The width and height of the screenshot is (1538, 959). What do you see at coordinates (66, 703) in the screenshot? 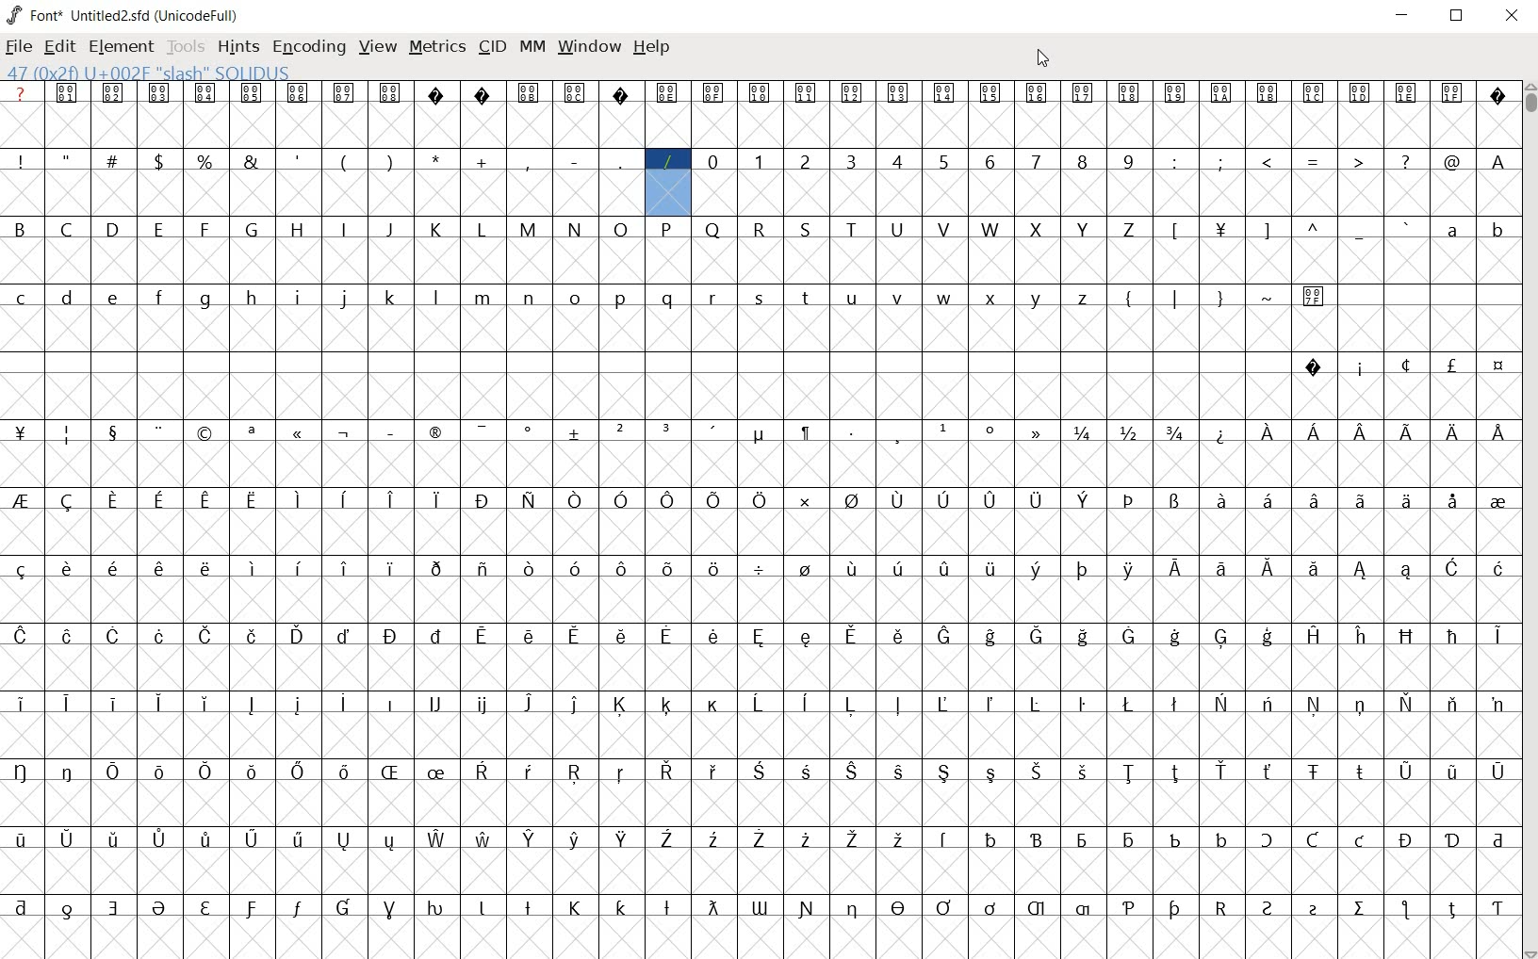
I see `glyph` at bounding box center [66, 703].